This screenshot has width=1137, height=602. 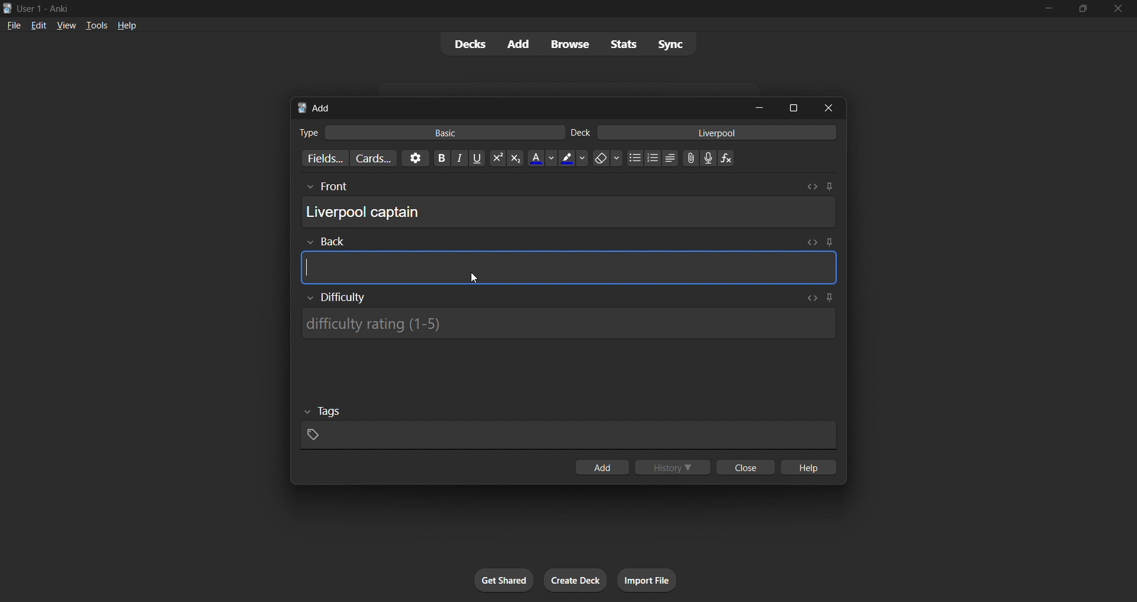 What do you see at coordinates (568, 212) in the screenshot?
I see `card front field input box` at bounding box center [568, 212].